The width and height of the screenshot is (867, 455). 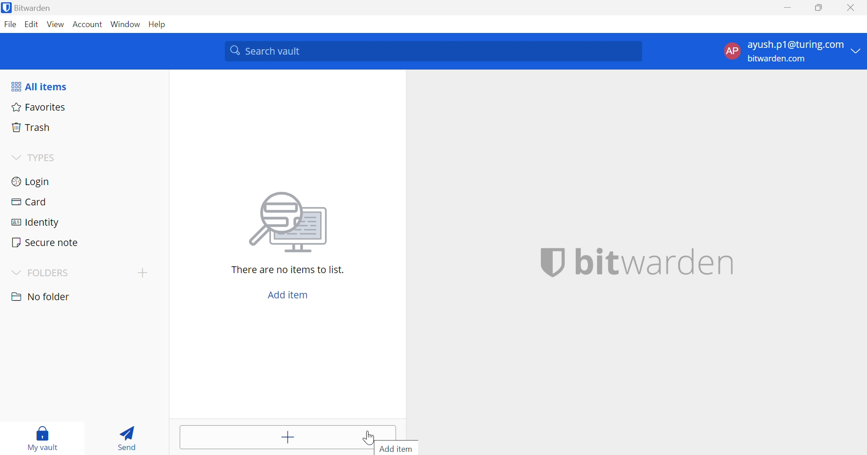 What do you see at coordinates (40, 107) in the screenshot?
I see `Favorites` at bounding box center [40, 107].